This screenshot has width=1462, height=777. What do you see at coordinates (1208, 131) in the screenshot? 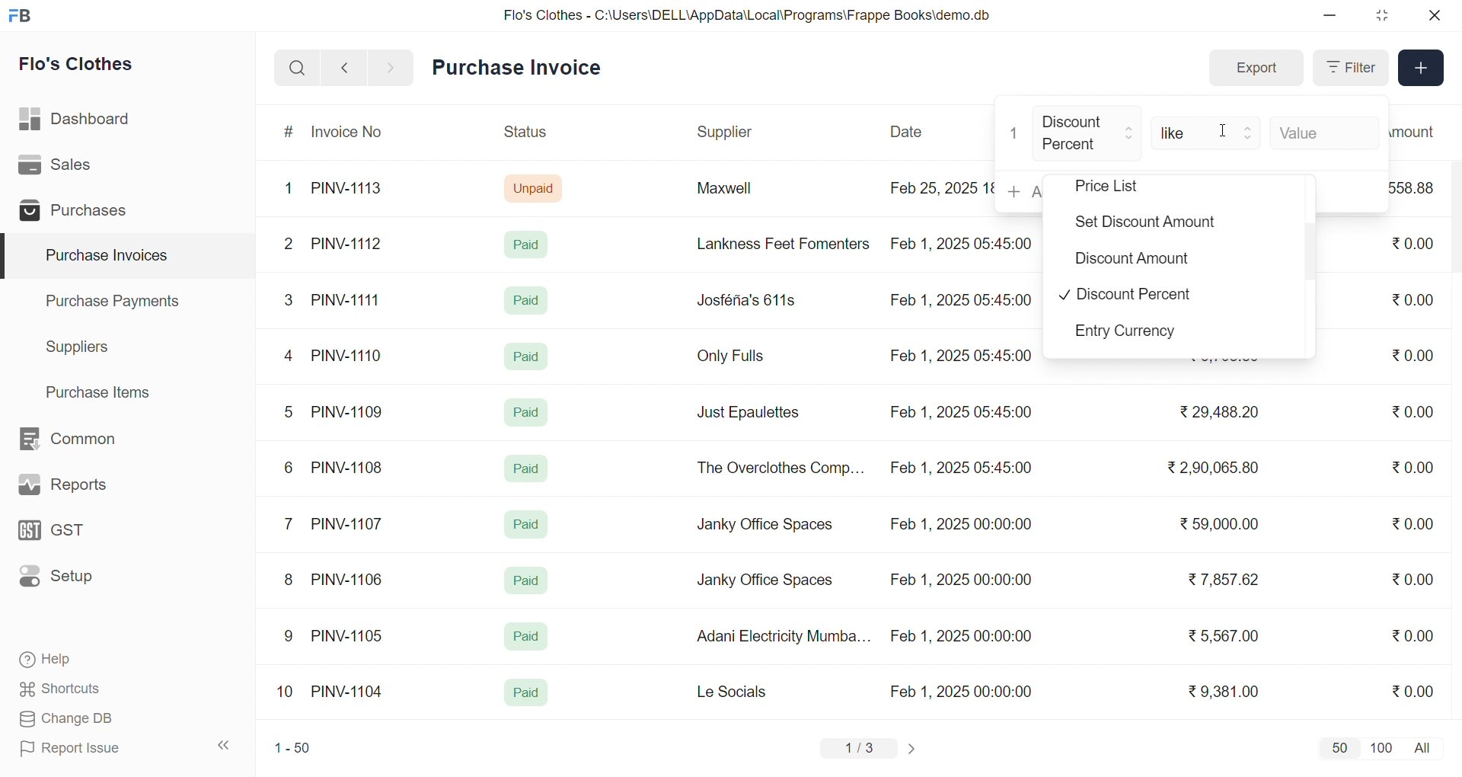
I see `like` at bounding box center [1208, 131].